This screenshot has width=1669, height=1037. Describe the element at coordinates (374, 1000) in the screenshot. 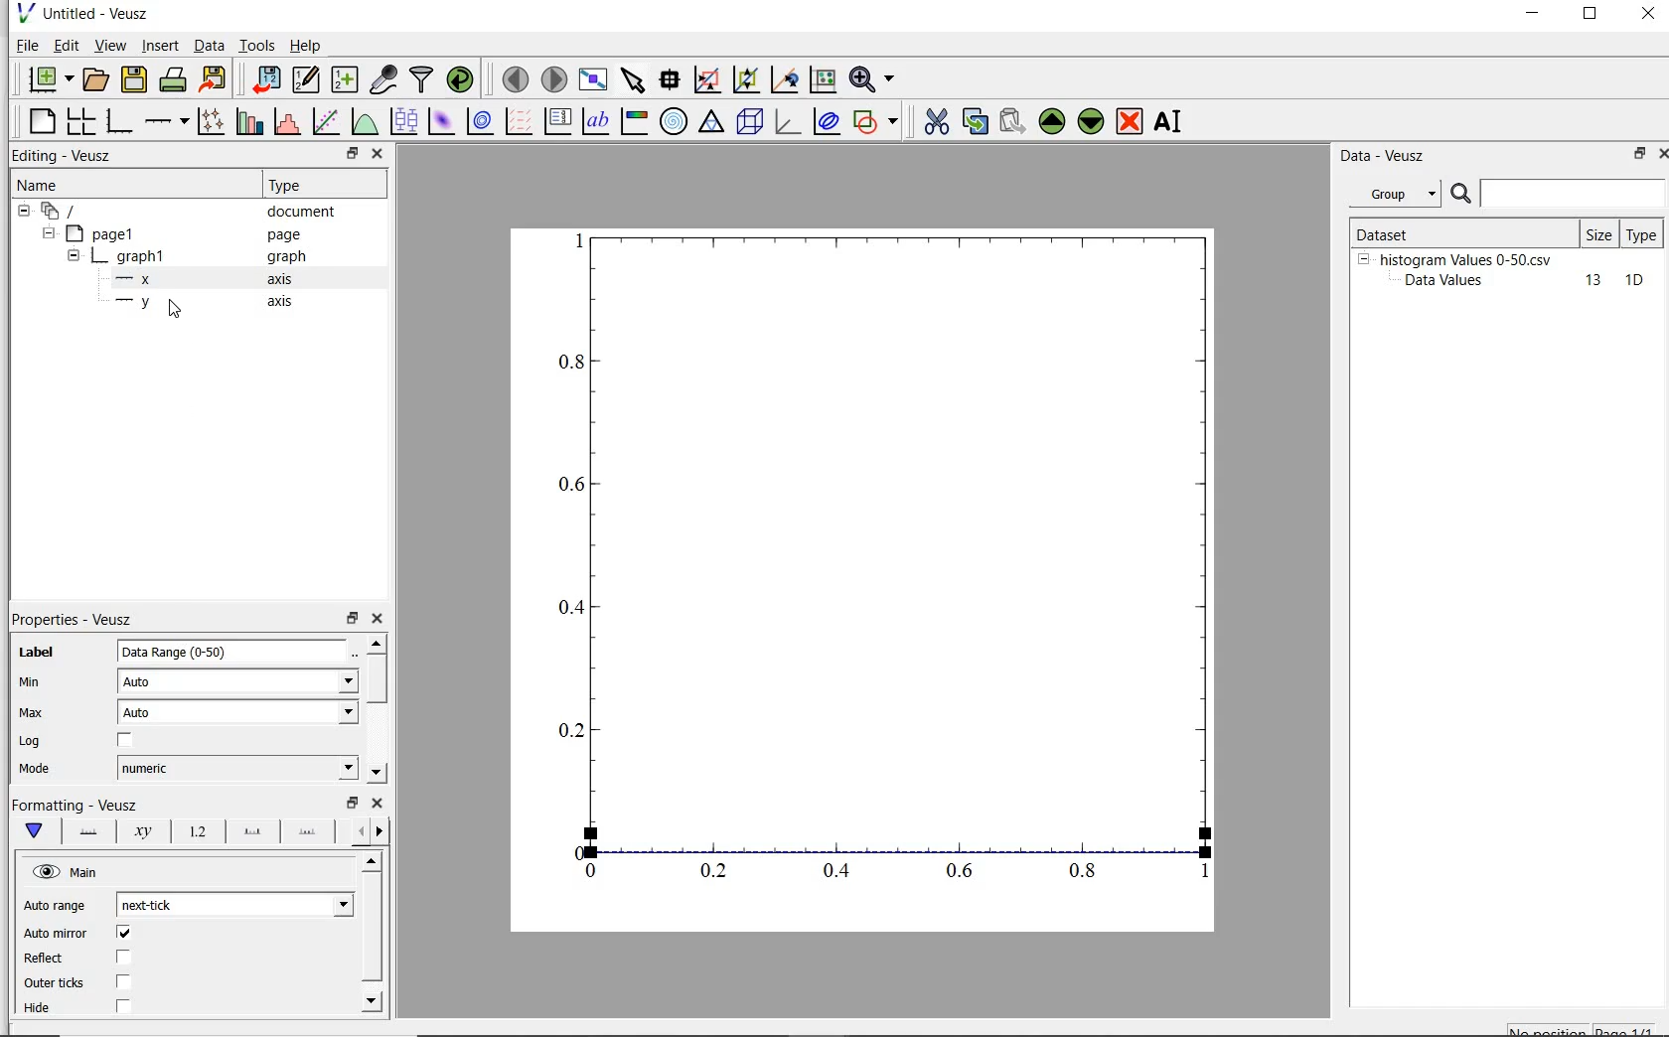

I see `move down` at that location.